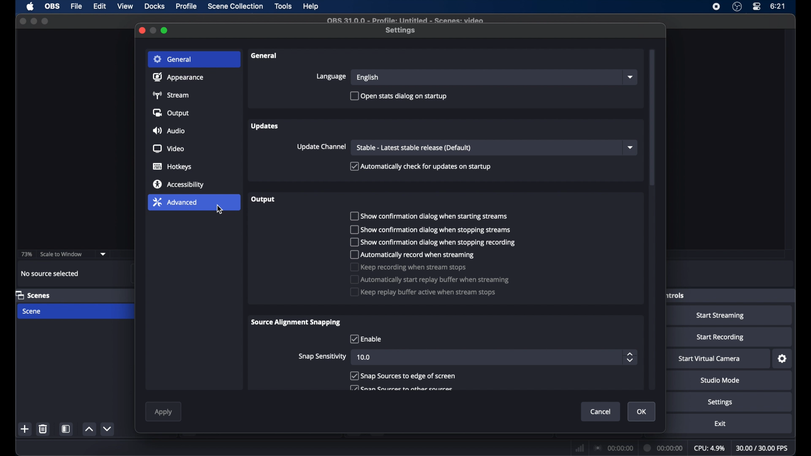 The image size is (811, 456). Describe the element at coordinates (89, 429) in the screenshot. I see `increment` at that location.